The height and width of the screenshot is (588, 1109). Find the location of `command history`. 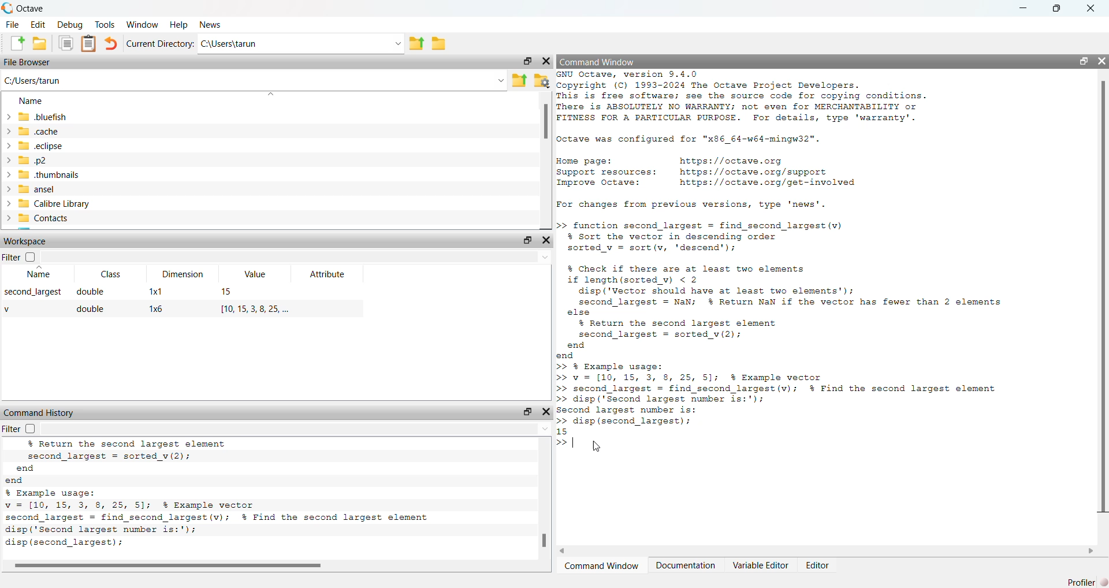

command history is located at coordinates (39, 412).